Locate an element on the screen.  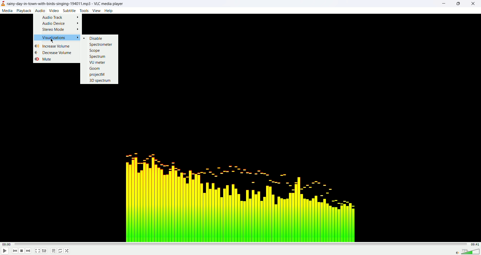
audio device is located at coordinates (60, 23).